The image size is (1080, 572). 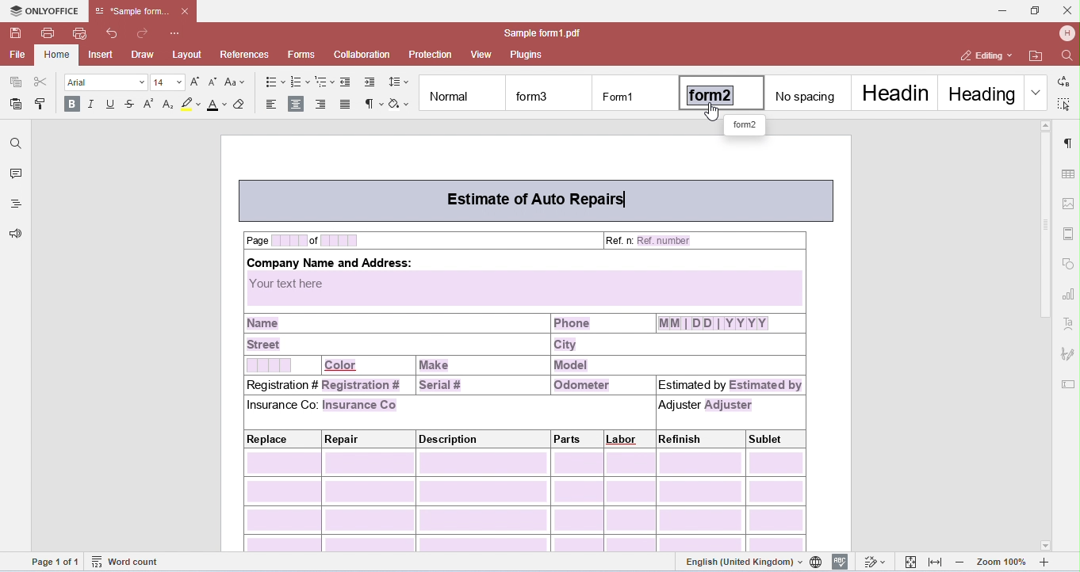 I want to click on subscript, so click(x=170, y=105).